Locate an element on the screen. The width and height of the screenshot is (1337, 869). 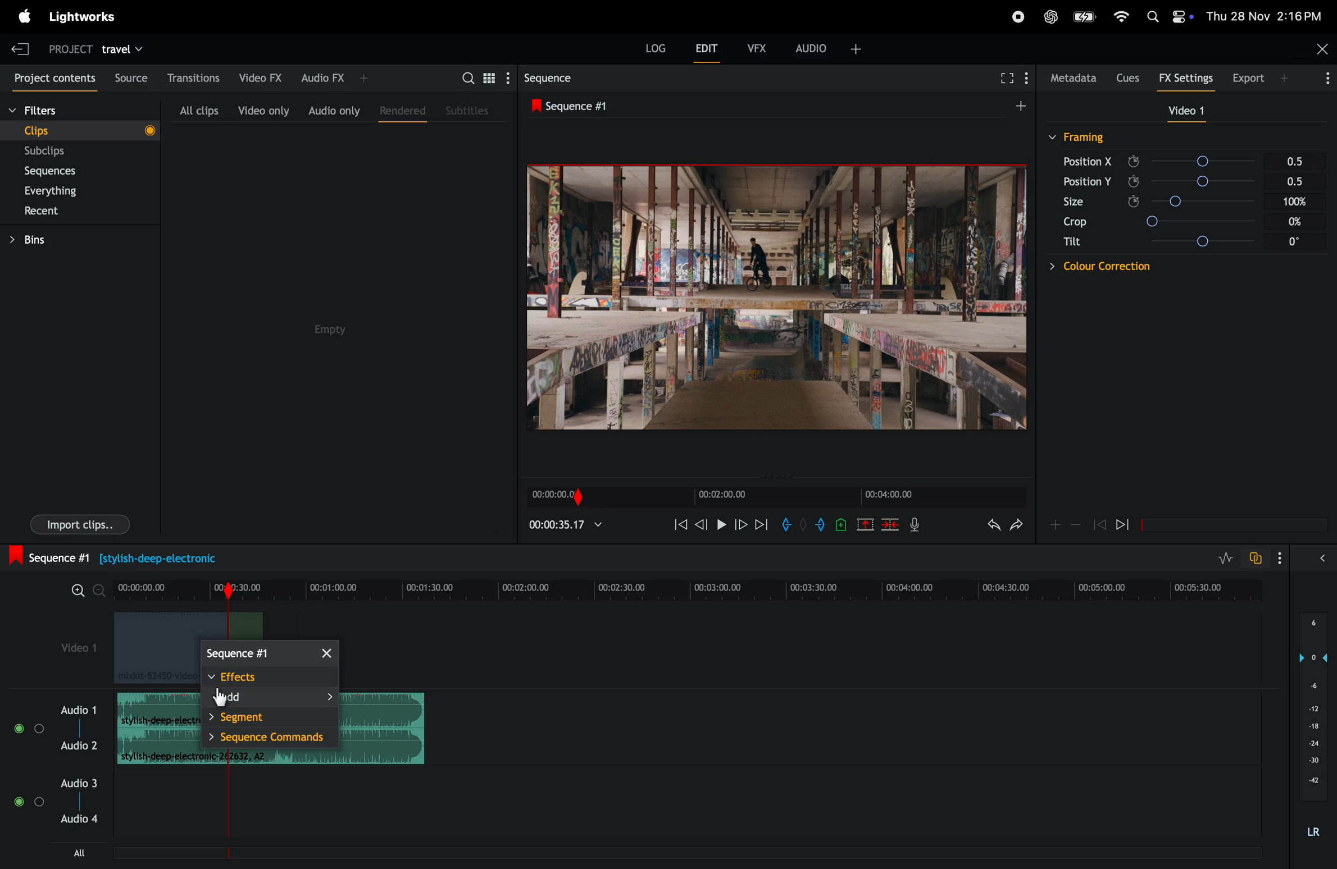
time frame is located at coordinates (683, 591).